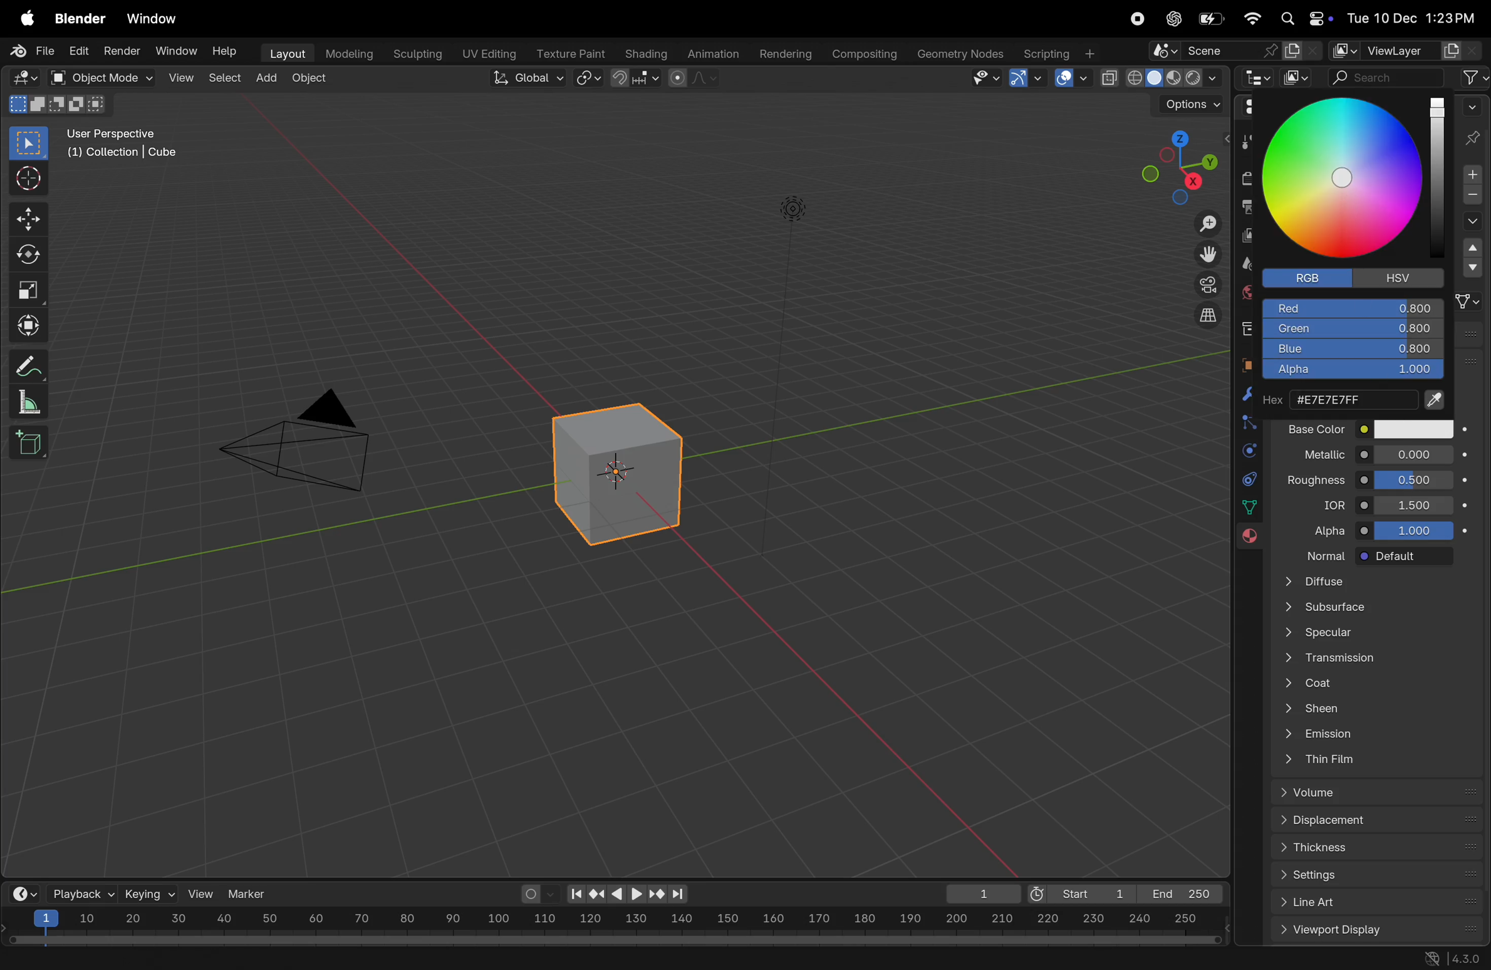 This screenshot has width=1491, height=970. I want to click on blender, so click(80, 19).